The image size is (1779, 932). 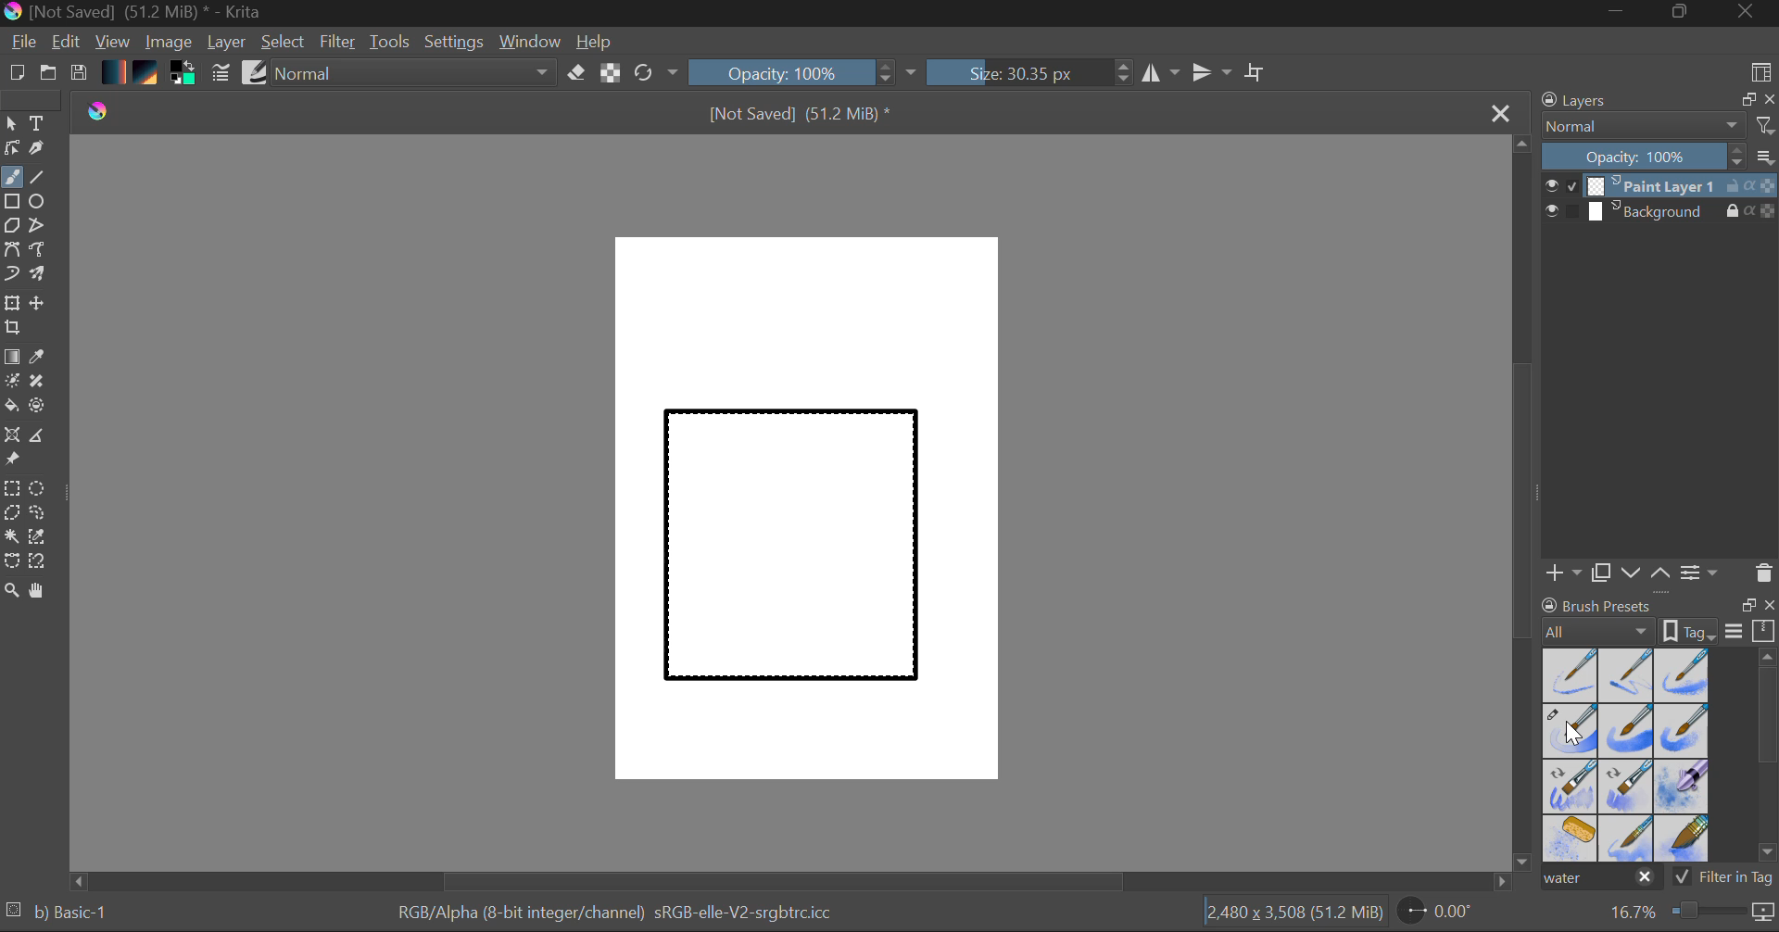 I want to click on Brush Settings, so click(x=219, y=74).